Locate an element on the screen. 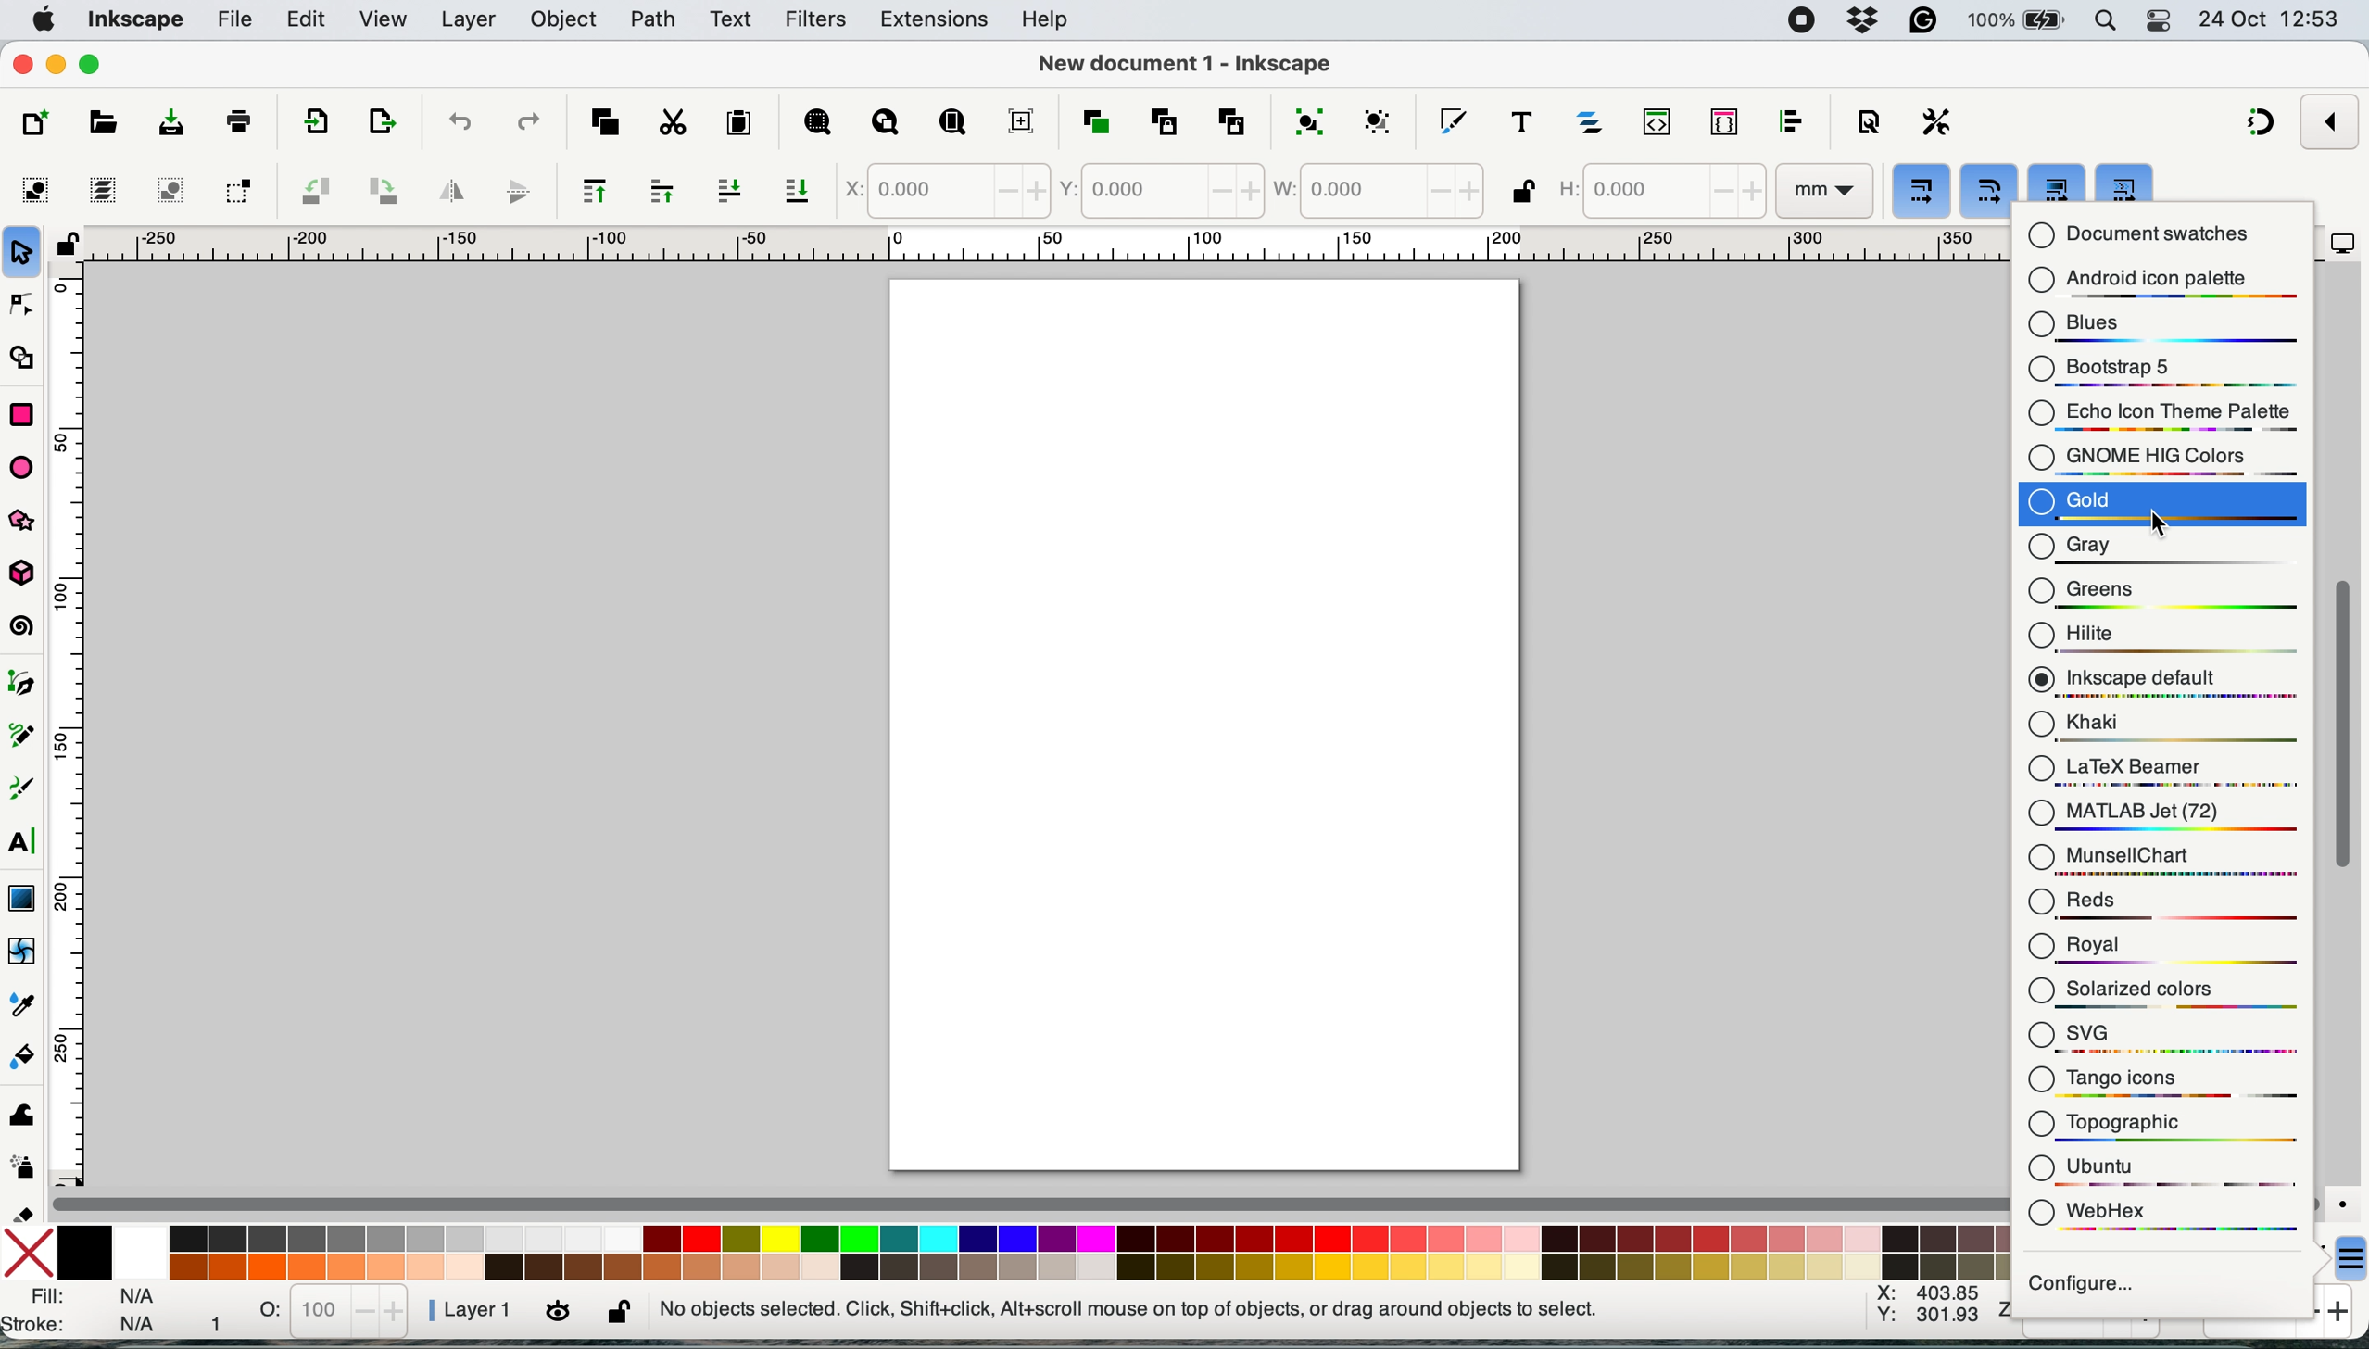 This screenshot has height=1349, width=2369. move patterns is located at coordinates (2057, 189).